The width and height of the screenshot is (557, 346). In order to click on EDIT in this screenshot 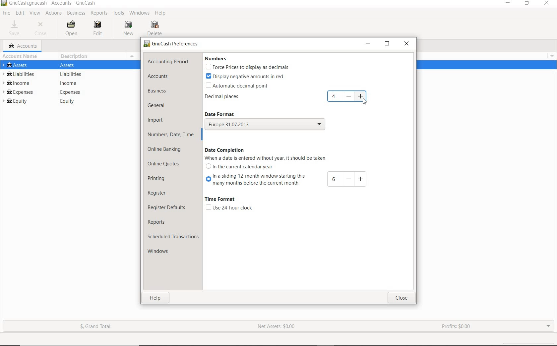, I will do `click(20, 13)`.